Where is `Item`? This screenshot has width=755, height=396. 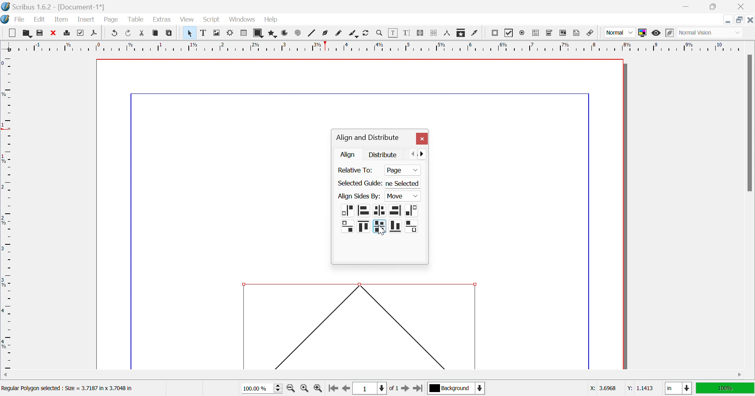 Item is located at coordinates (61, 19).